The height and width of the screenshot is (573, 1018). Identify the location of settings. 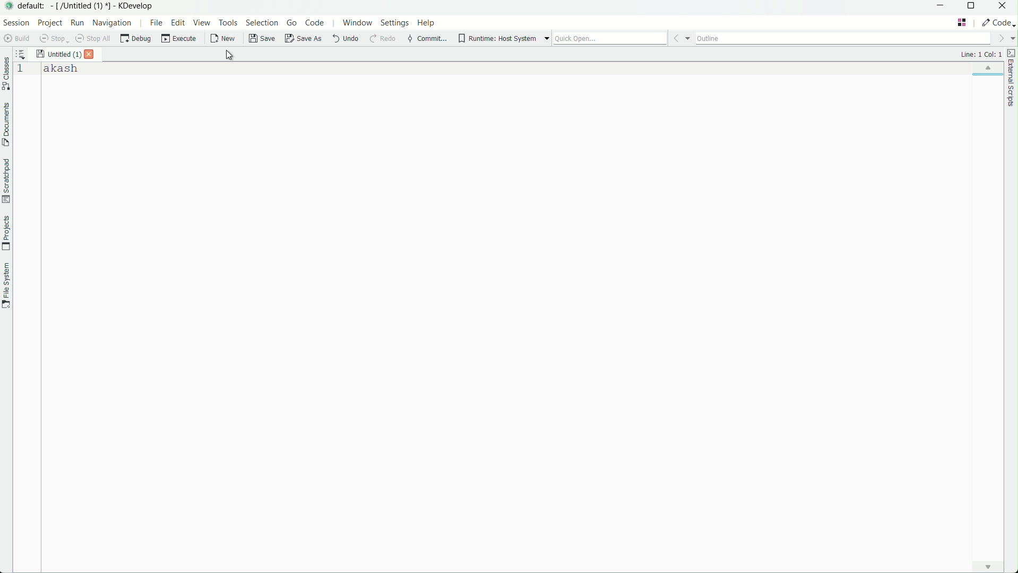
(395, 22).